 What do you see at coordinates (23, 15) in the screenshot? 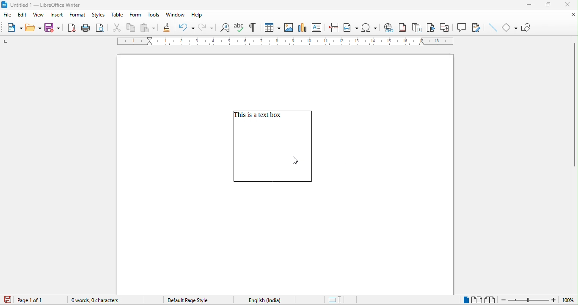
I see `edit` at bounding box center [23, 15].